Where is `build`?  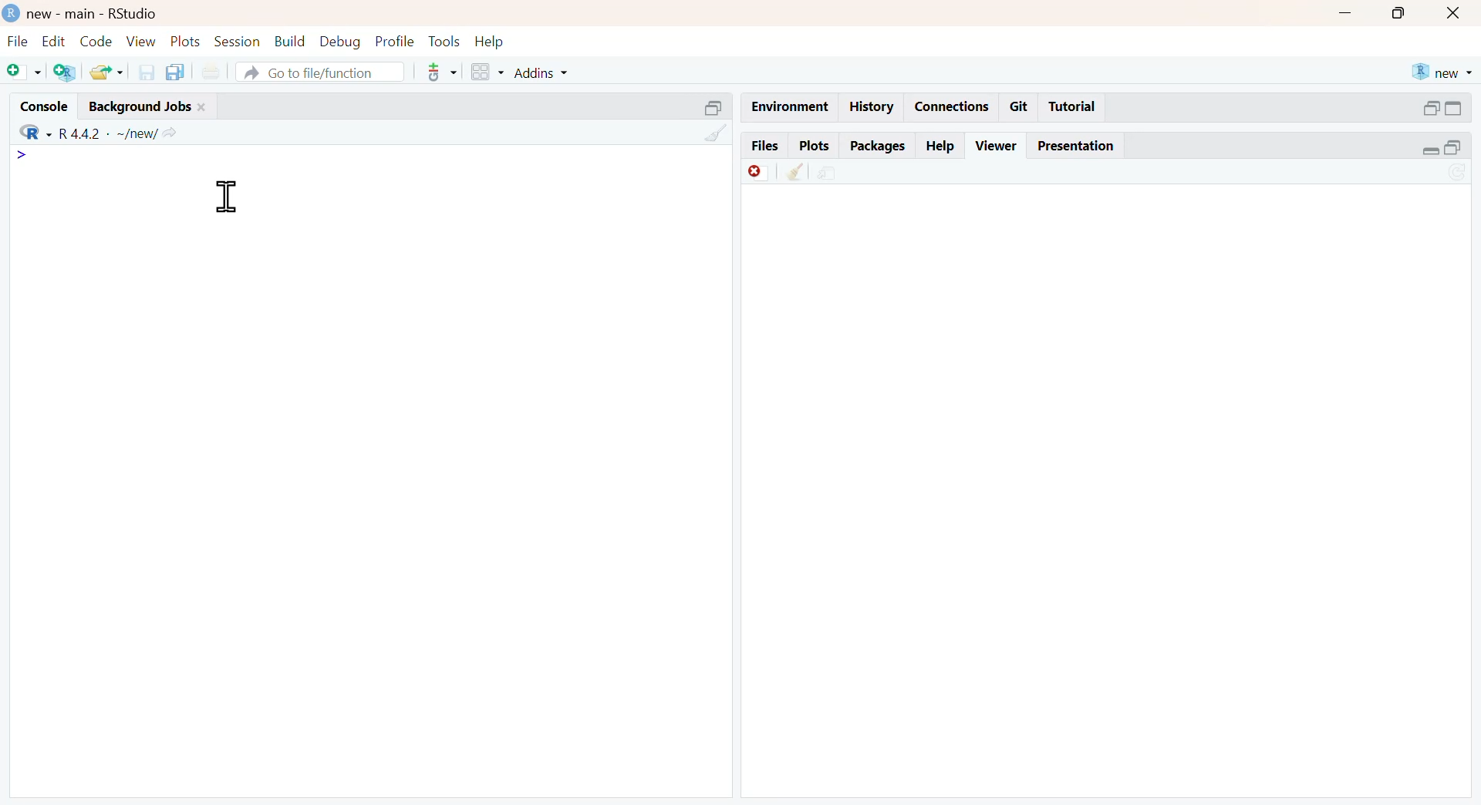 build is located at coordinates (292, 42).